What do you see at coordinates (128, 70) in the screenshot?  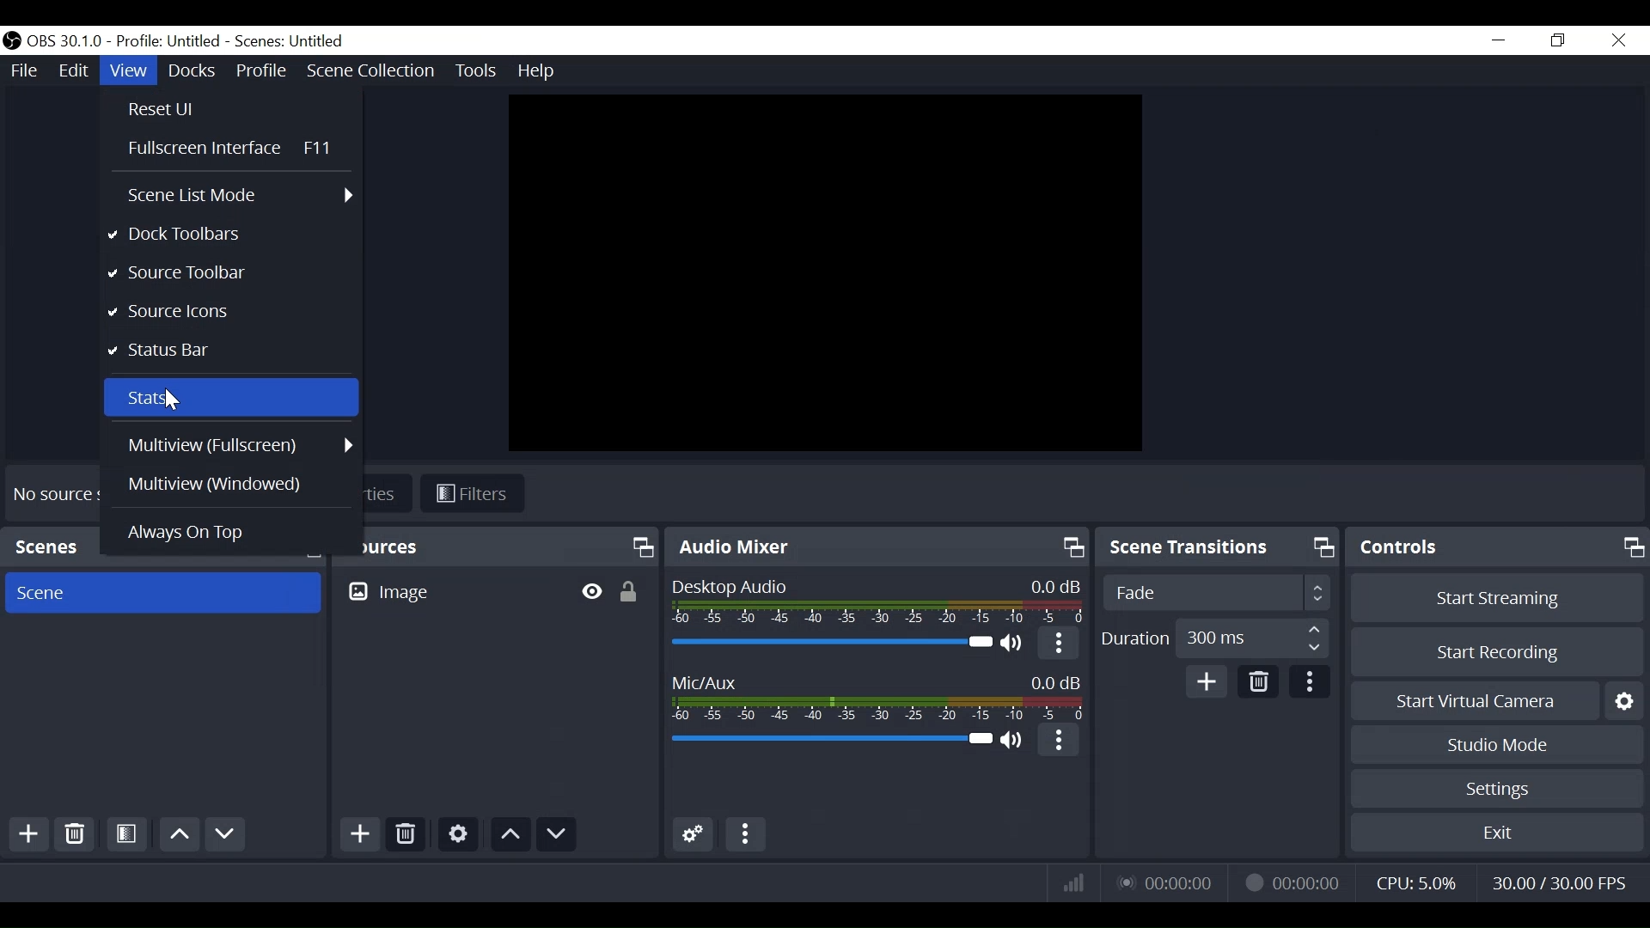 I see `View` at bounding box center [128, 70].